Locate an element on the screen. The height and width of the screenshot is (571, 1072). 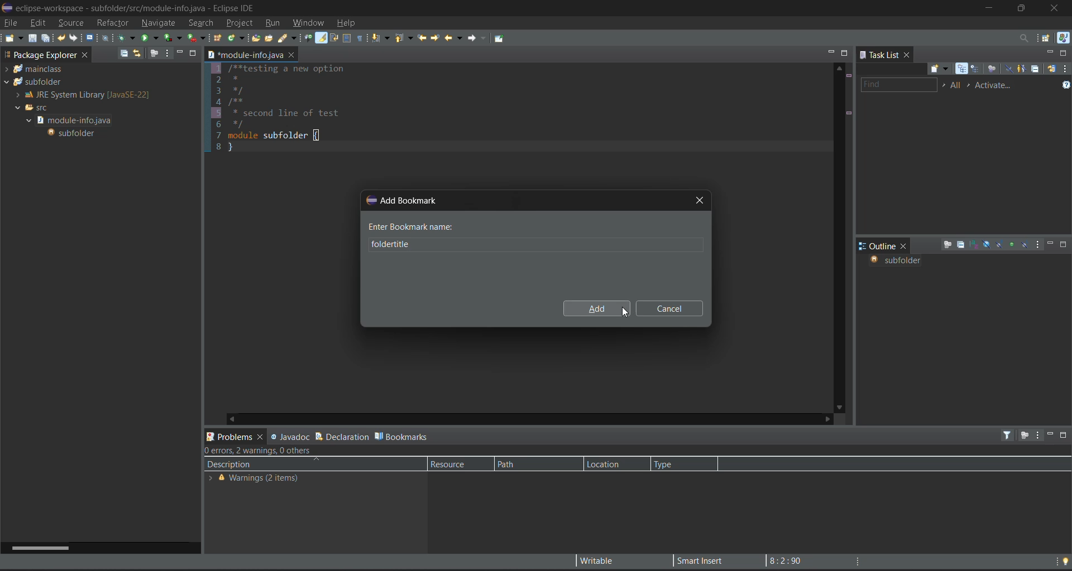
focus on active task is located at coordinates (155, 52).